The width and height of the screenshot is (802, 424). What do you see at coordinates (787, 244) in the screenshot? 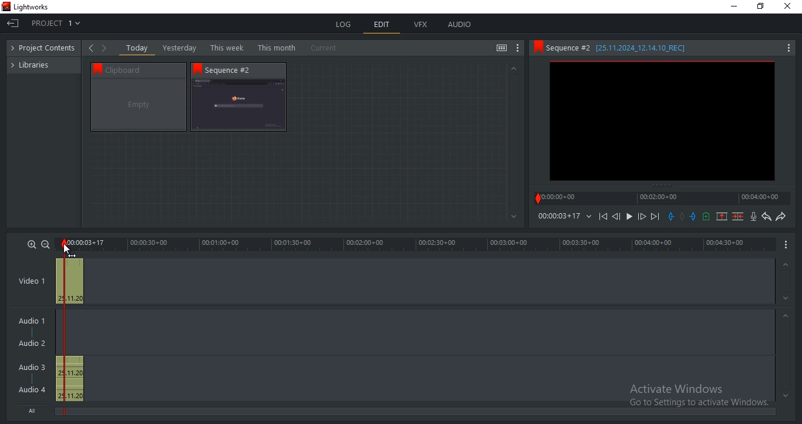
I see `show menu` at bounding box center [787, 244].